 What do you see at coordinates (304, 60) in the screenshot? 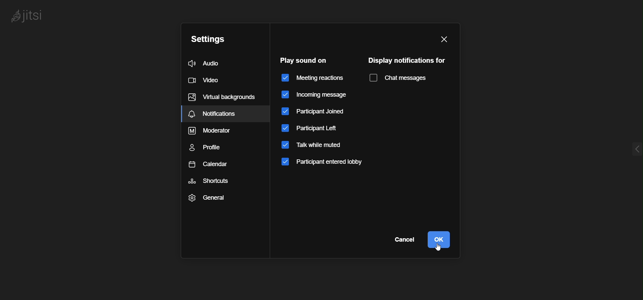
I see `play sound on` at bounding box center [304, 60].